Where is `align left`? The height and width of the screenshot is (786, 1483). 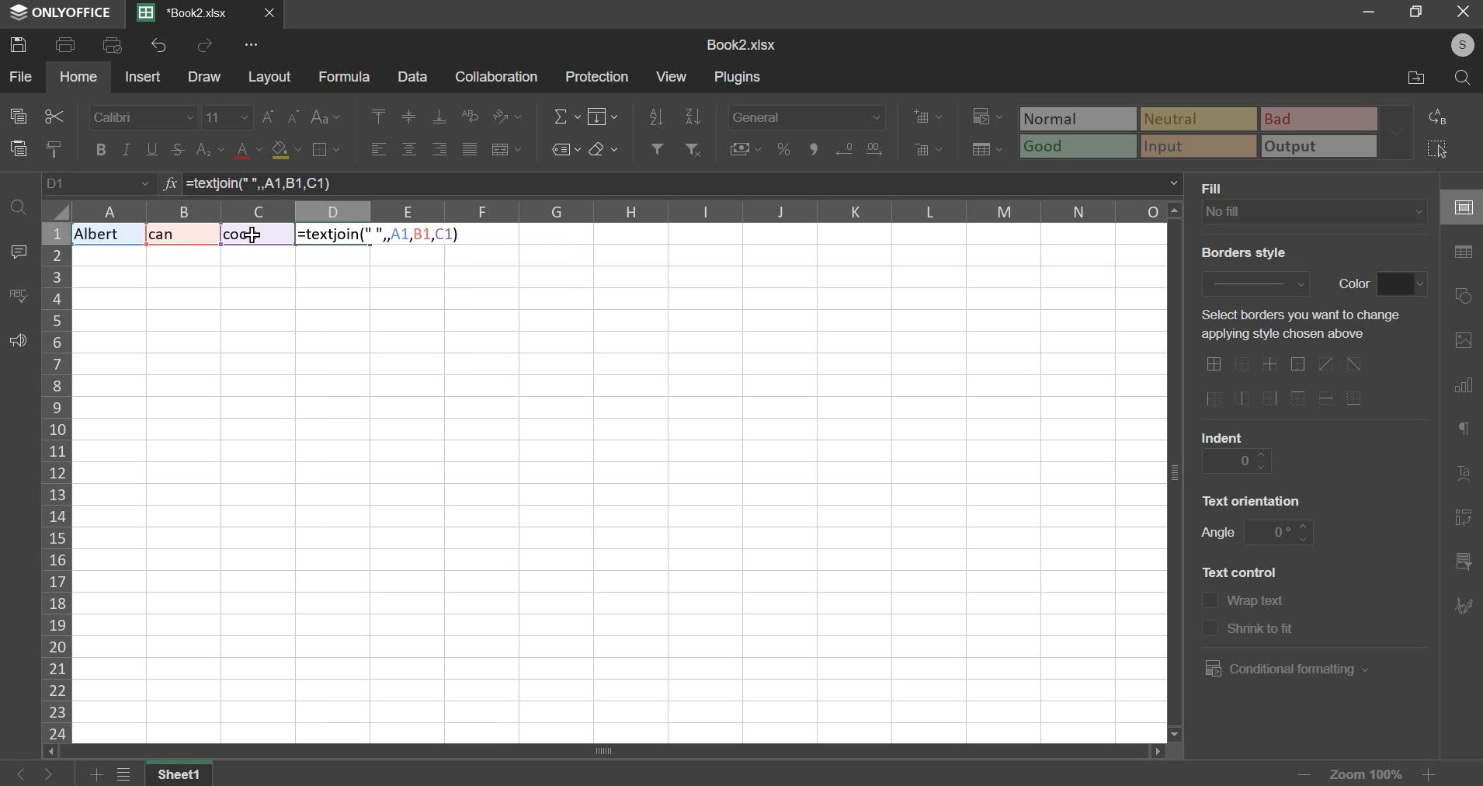
align left is located at coordinates (374, 115).